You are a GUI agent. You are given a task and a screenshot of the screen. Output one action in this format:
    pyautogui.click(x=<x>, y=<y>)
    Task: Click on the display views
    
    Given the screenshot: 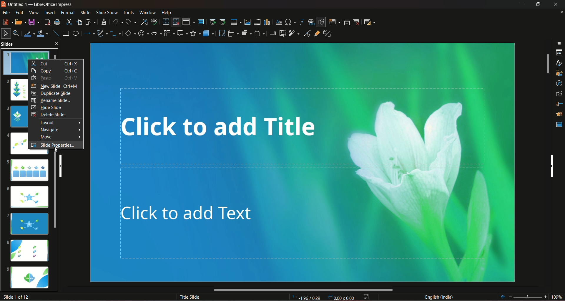 What is the action you would take?
    pyautogui.click(x=188, y=22)
    